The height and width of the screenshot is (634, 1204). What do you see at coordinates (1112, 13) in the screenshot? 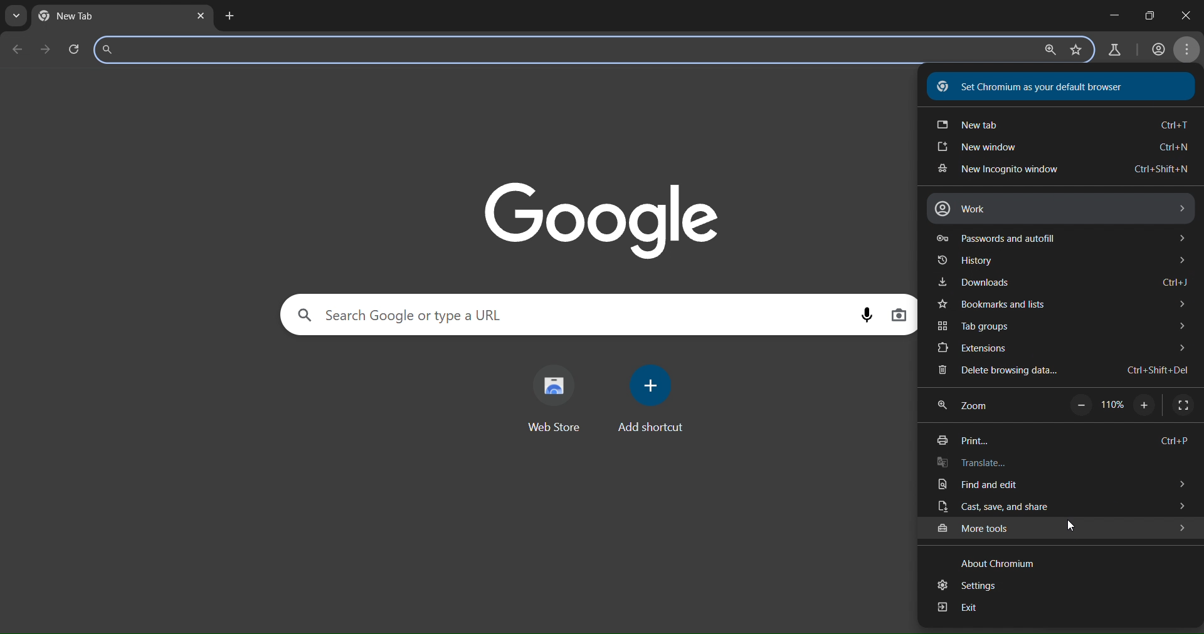
I see `minimize` at bounding box center [1112, 13].